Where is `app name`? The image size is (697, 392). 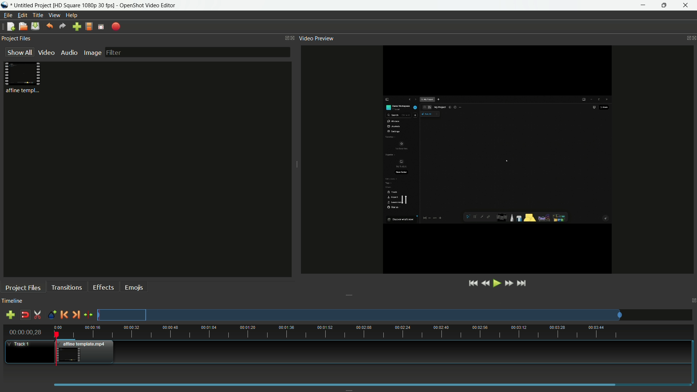
app name is located at coordinates (147, 5).